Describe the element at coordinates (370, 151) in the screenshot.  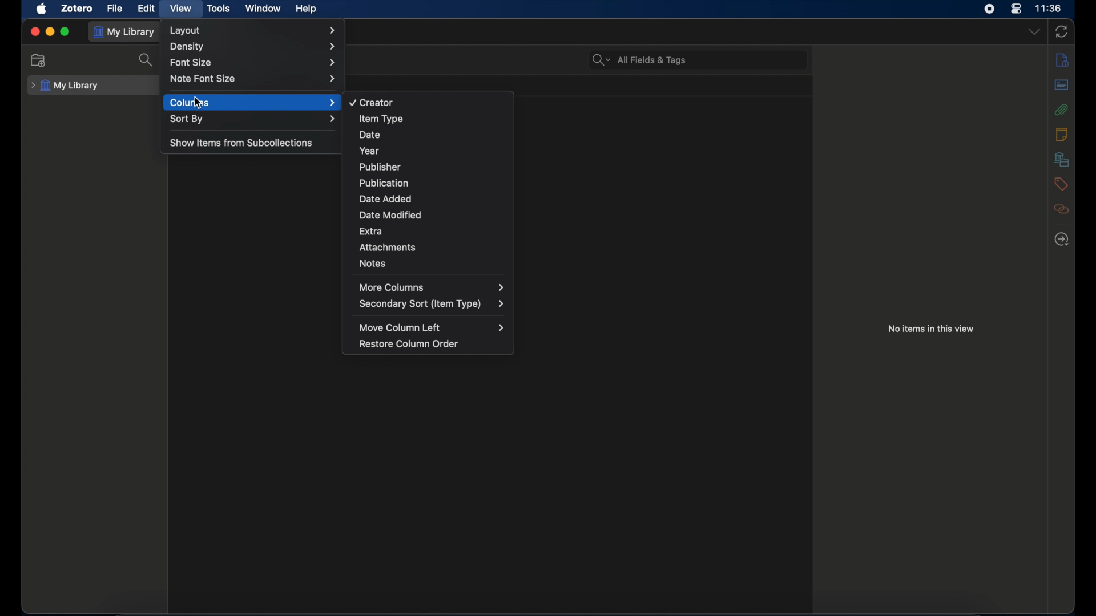
I see `year` at that location.